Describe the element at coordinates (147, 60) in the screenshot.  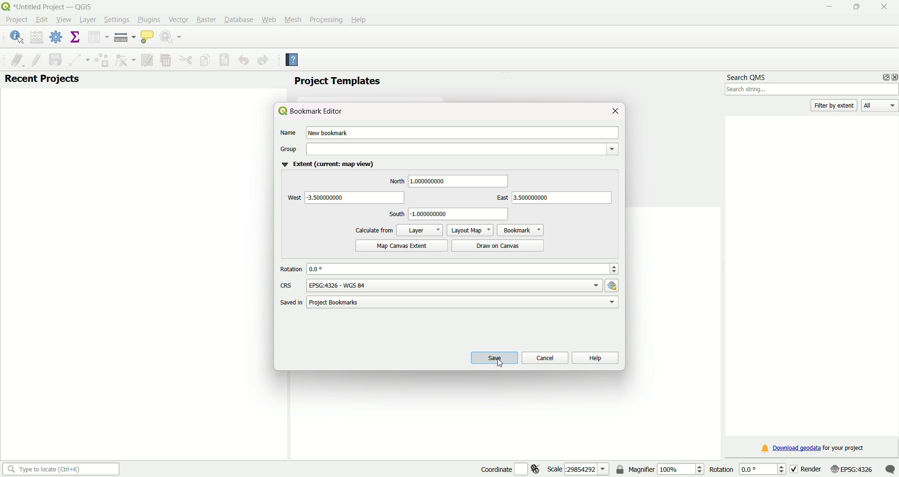
I see `modify attribute` at that location.